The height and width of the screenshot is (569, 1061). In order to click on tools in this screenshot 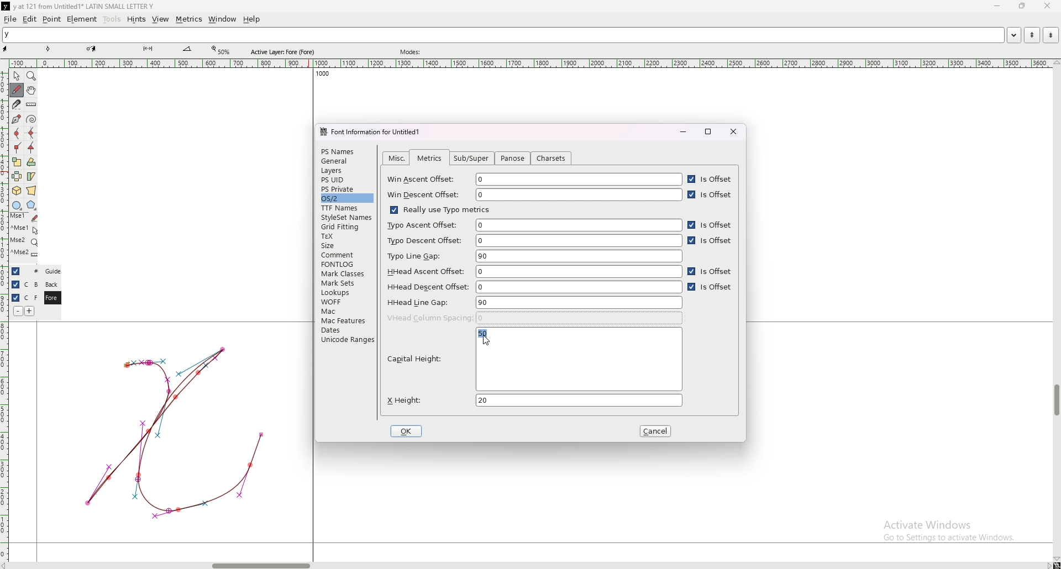, I will do `click(112, 19)`.